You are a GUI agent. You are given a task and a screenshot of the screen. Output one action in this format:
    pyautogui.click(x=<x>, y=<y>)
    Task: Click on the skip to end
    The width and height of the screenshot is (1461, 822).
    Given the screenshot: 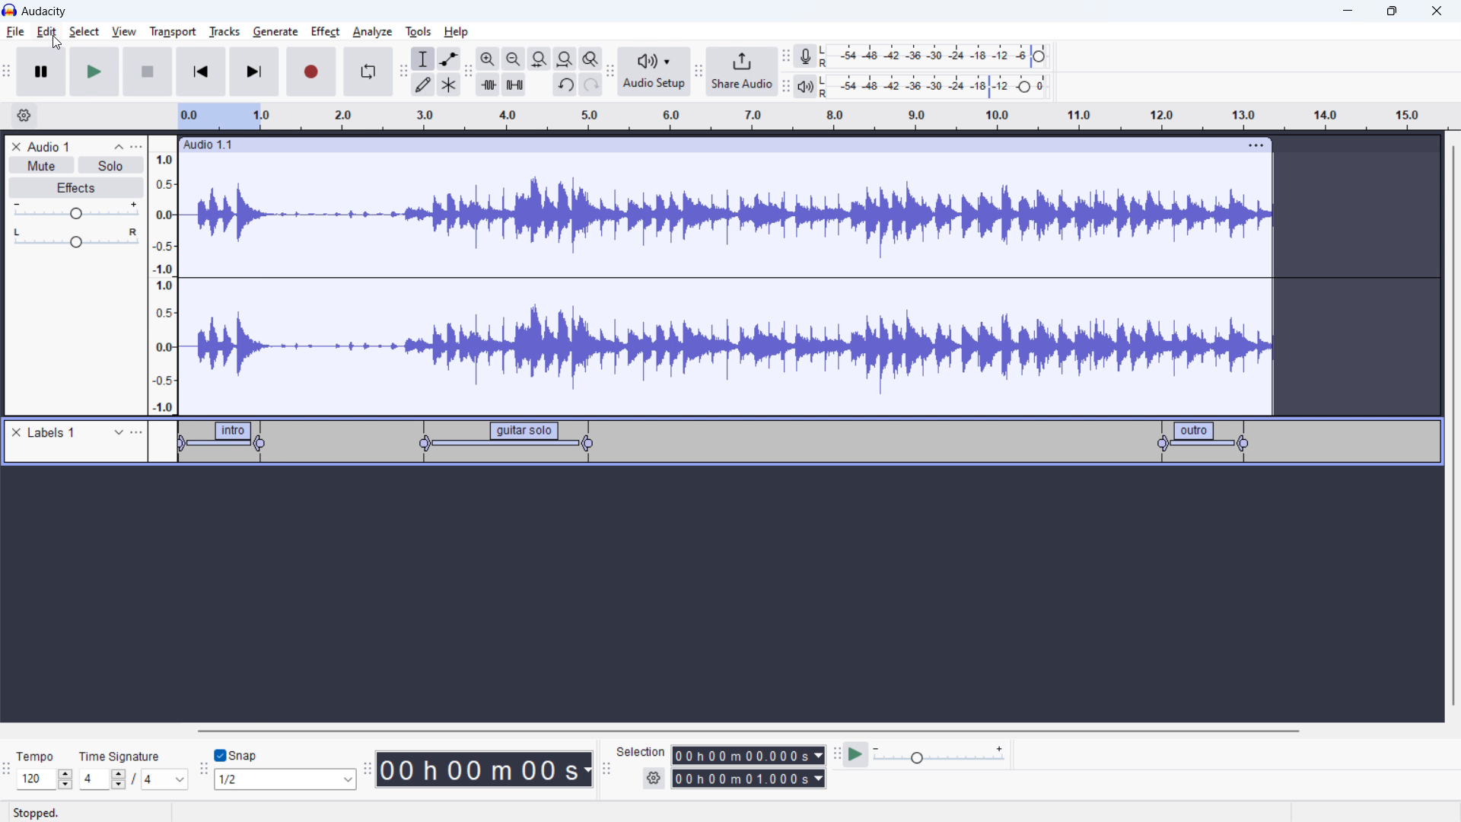 What is the action you would take?
    pyautogui.click(x=255, y=72)
    